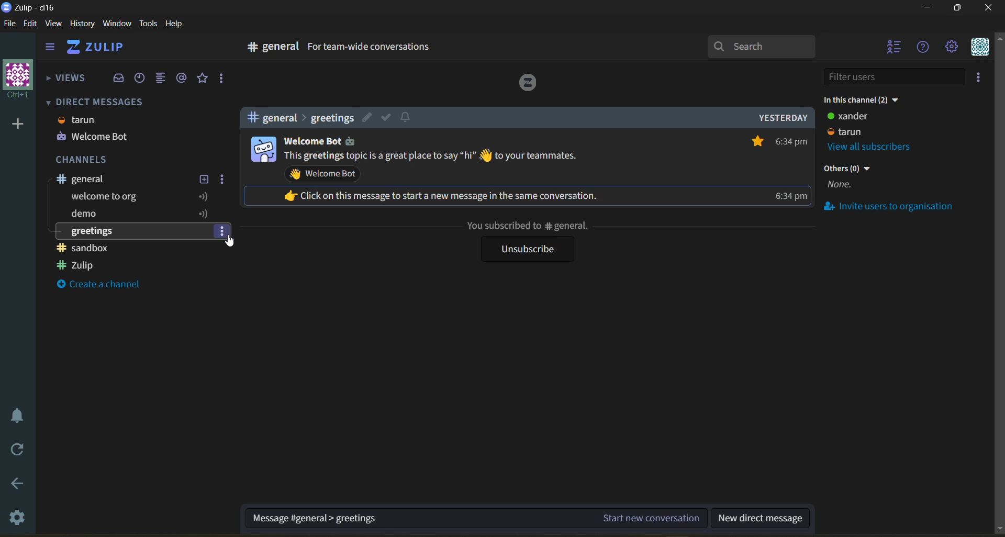  What do you see at coordinates (222, 232) in the screenshot?
I see `settings` at bounding box center [222, 232].